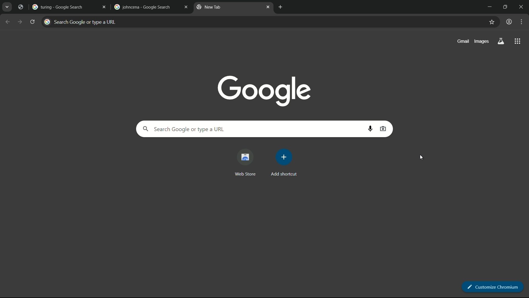 The width and height of the screenshot is (529, 298). I want to click on close app, so click(522, 6).